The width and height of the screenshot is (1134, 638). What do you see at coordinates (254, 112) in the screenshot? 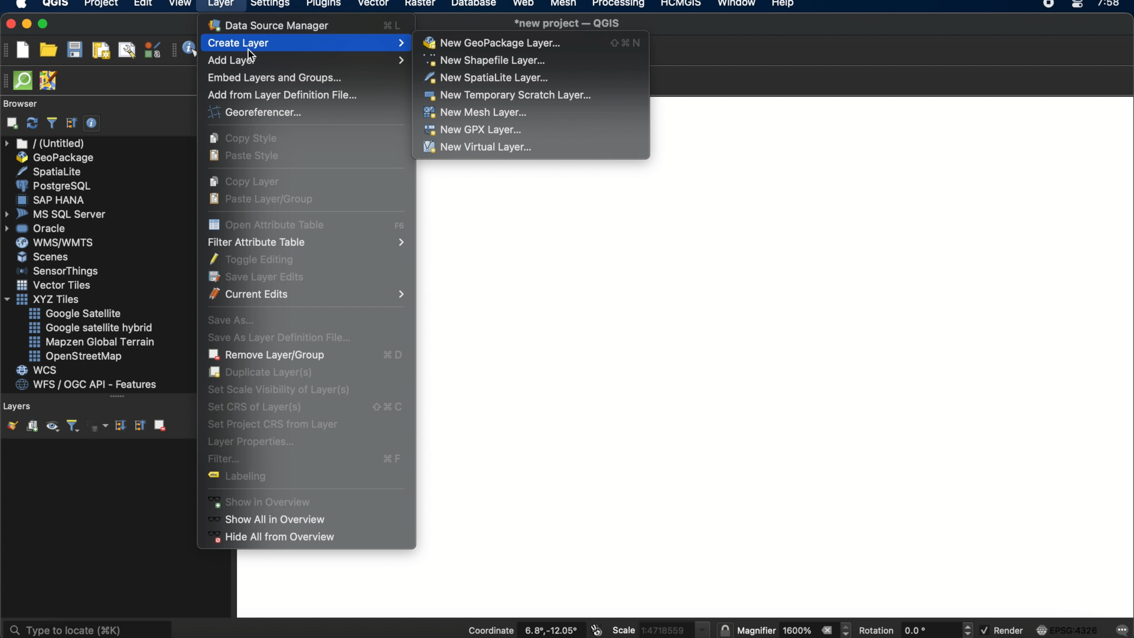
I see `georeferencer` at bounding box center [254, 112].